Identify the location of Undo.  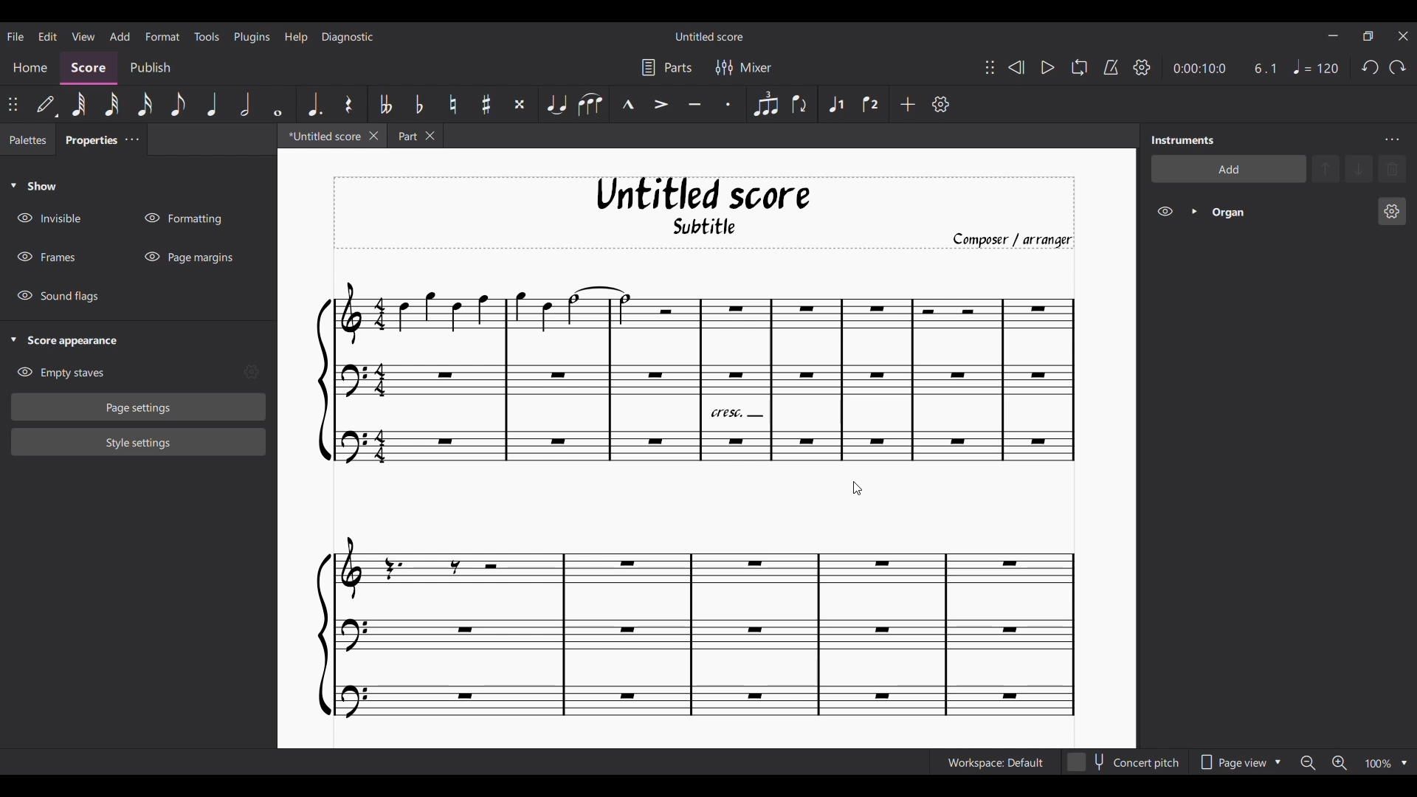
(1370, 67).